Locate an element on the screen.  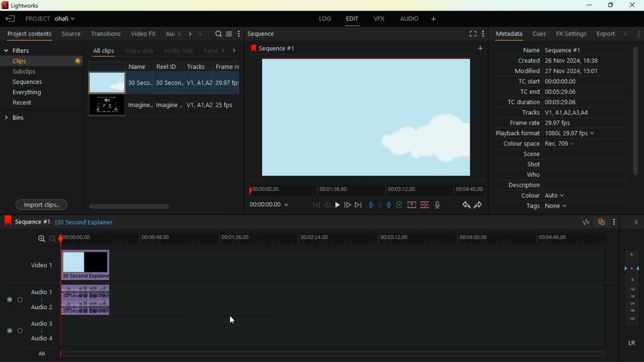
name sequence #1 is located at coordinates (550, 49).